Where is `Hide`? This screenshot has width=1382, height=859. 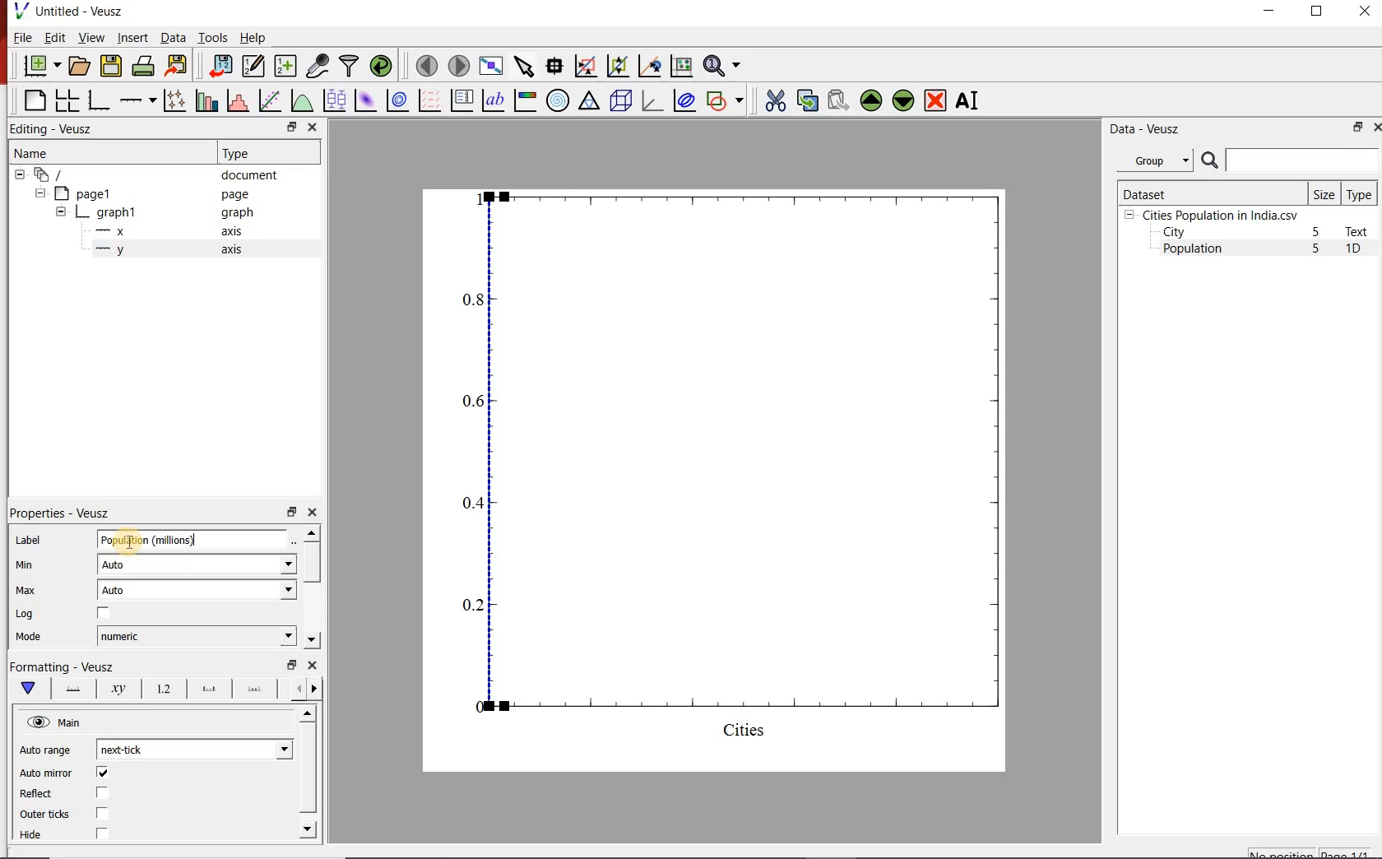 Hide is located at coordinates (39, 838).